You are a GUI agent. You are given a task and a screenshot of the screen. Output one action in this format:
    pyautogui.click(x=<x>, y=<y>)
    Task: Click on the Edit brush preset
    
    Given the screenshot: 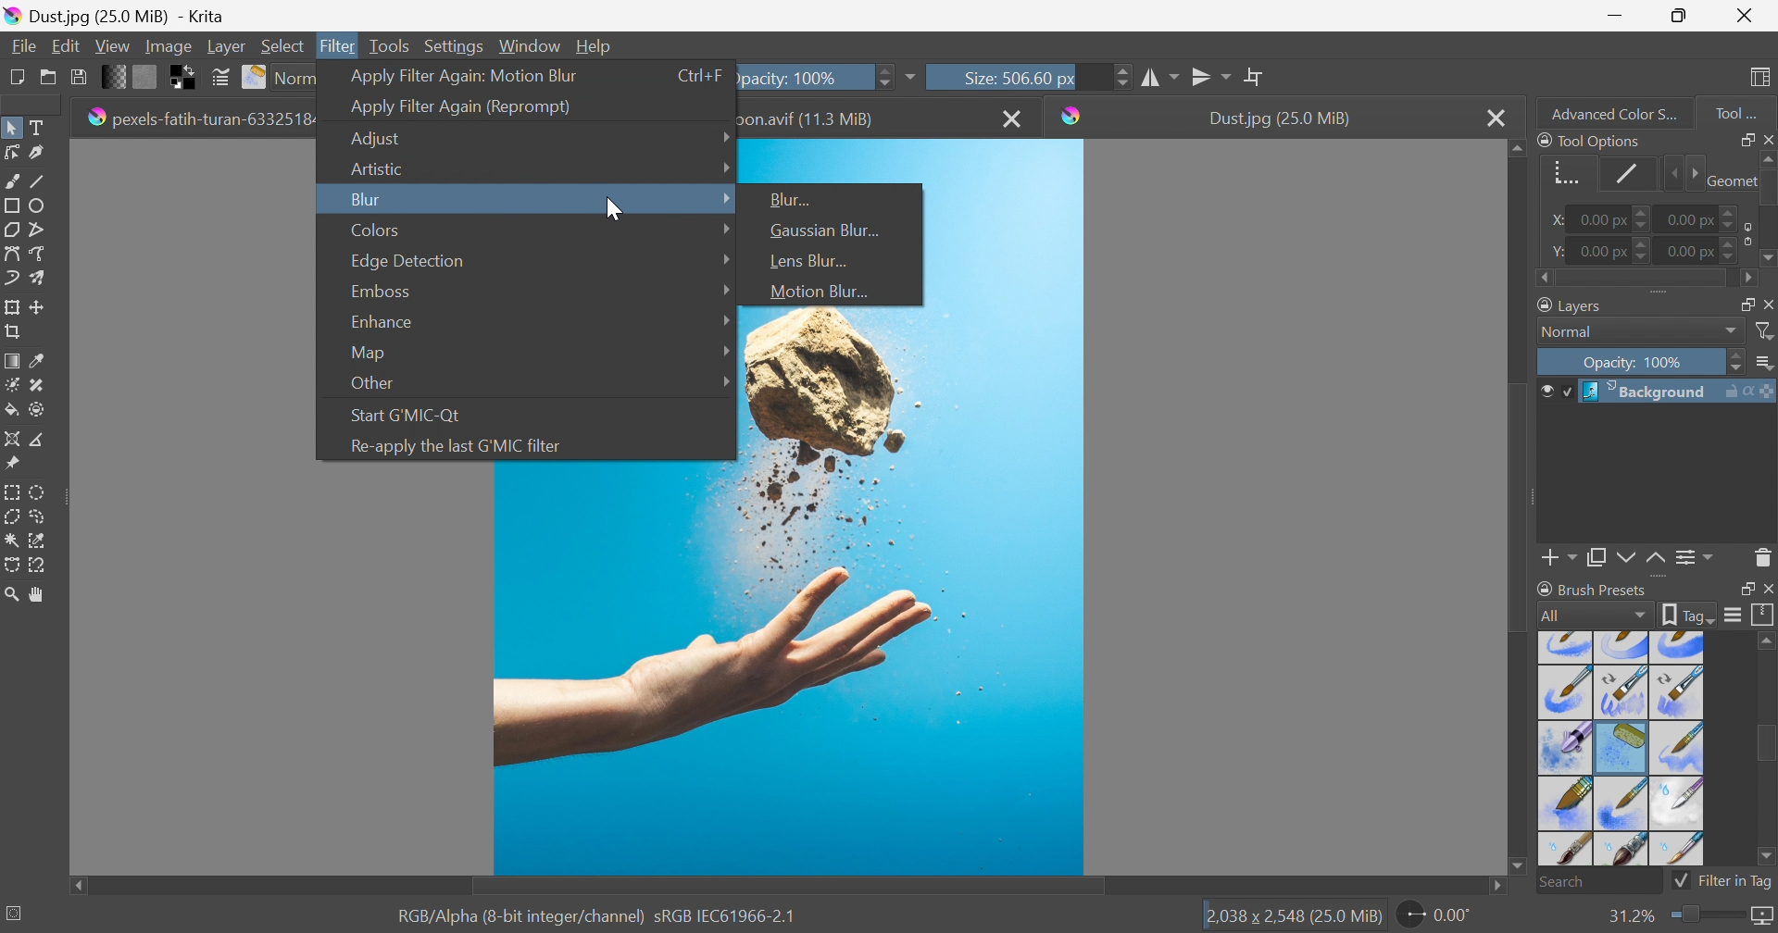 What is the action you would take?
    pyautogui.click(x=219, y=78)
    